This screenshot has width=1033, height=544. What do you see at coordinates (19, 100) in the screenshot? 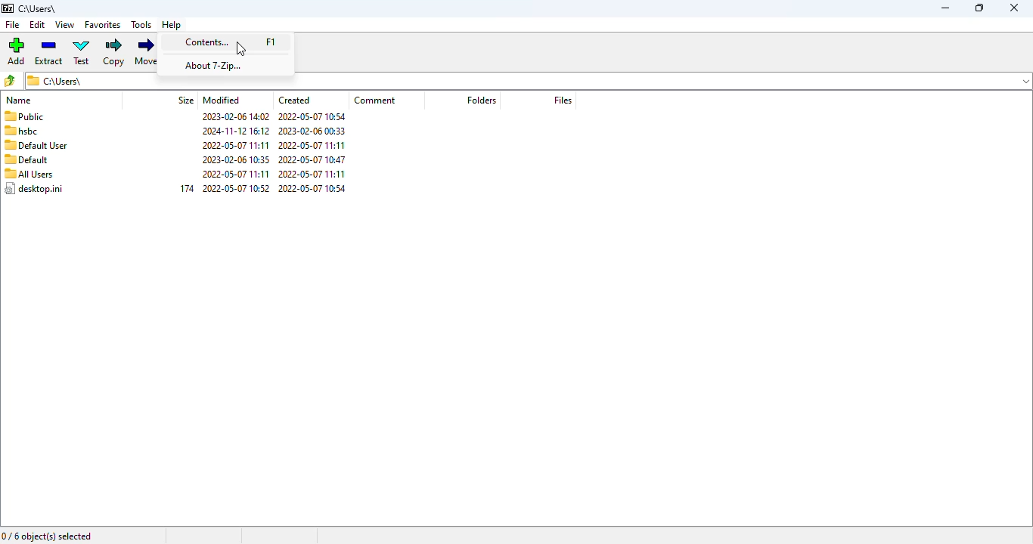
I see `name` at bounding box center [19, 100].